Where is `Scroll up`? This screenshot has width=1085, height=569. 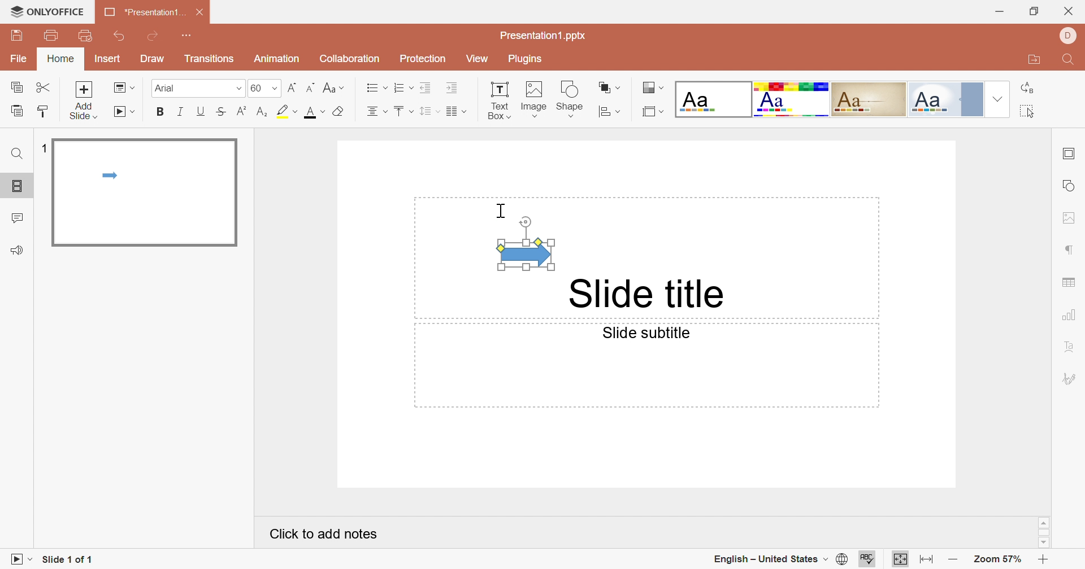 Scroll up is located at coordinates (1044, 523).